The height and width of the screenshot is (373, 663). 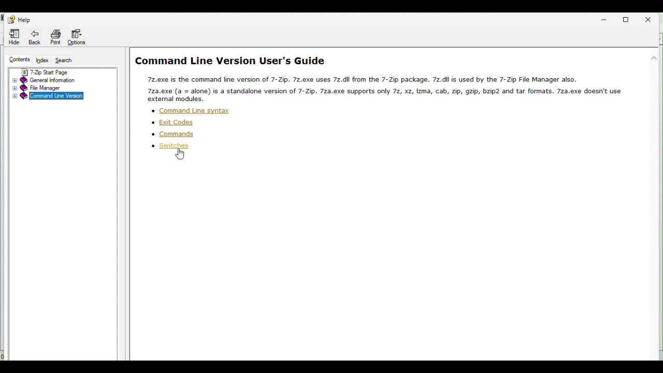 I want to click on Close, so click(x=654, y=19).